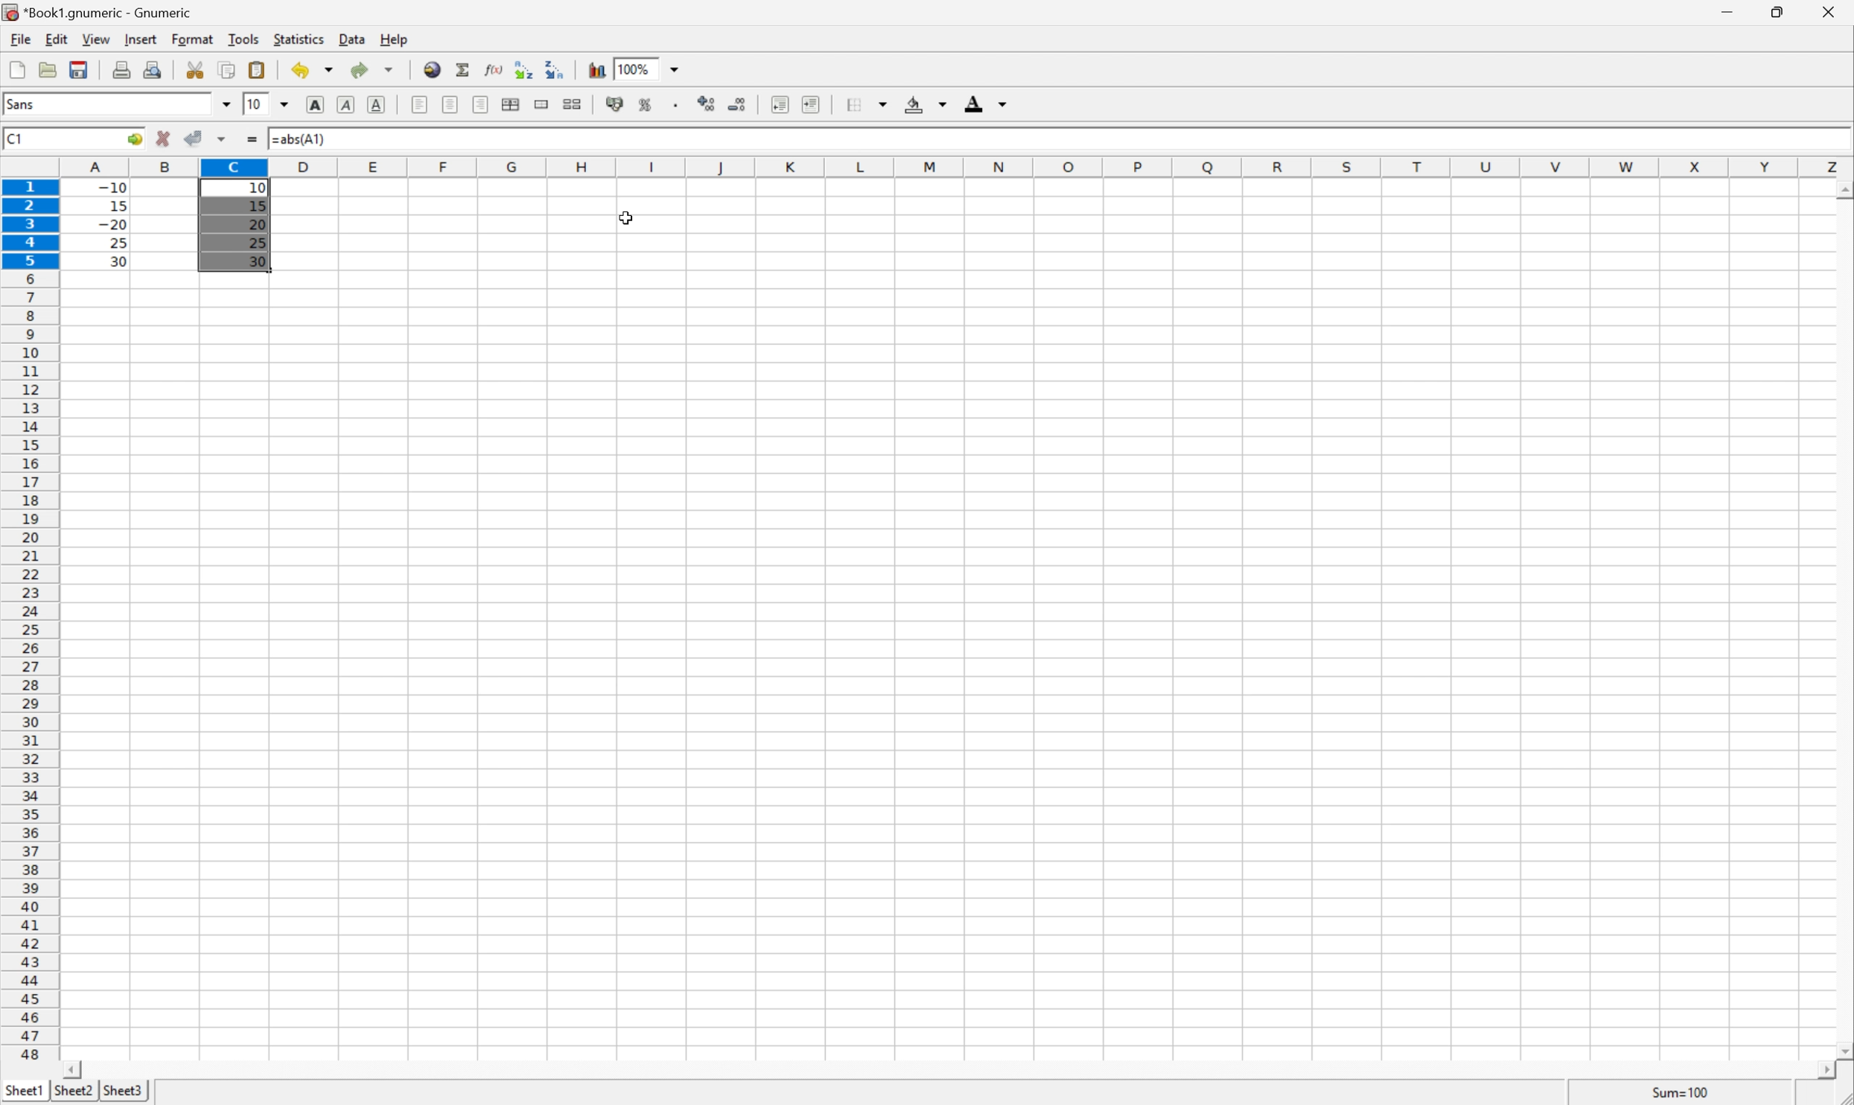 The height and width of the screenshot is (1105, 1854). I want to click on =ABS(A1), so click(305, 137).